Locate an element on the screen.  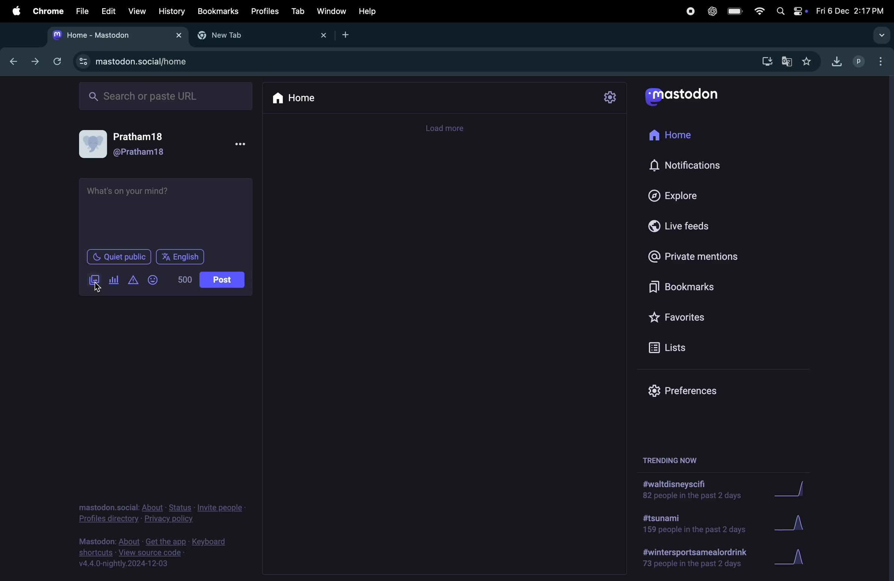
cursor is located at coordinates (102, 290).